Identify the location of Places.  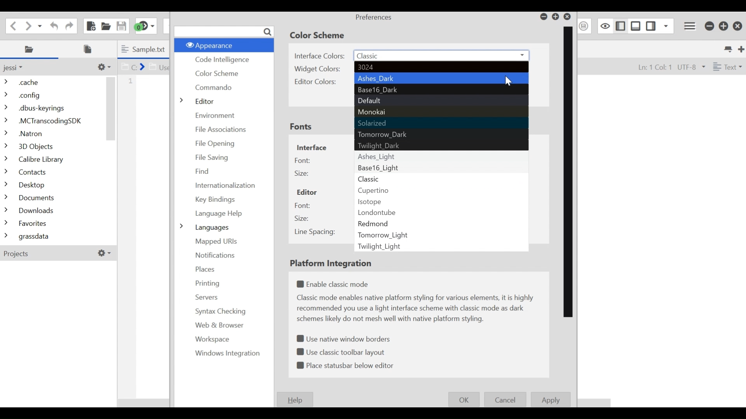
(31, 49).